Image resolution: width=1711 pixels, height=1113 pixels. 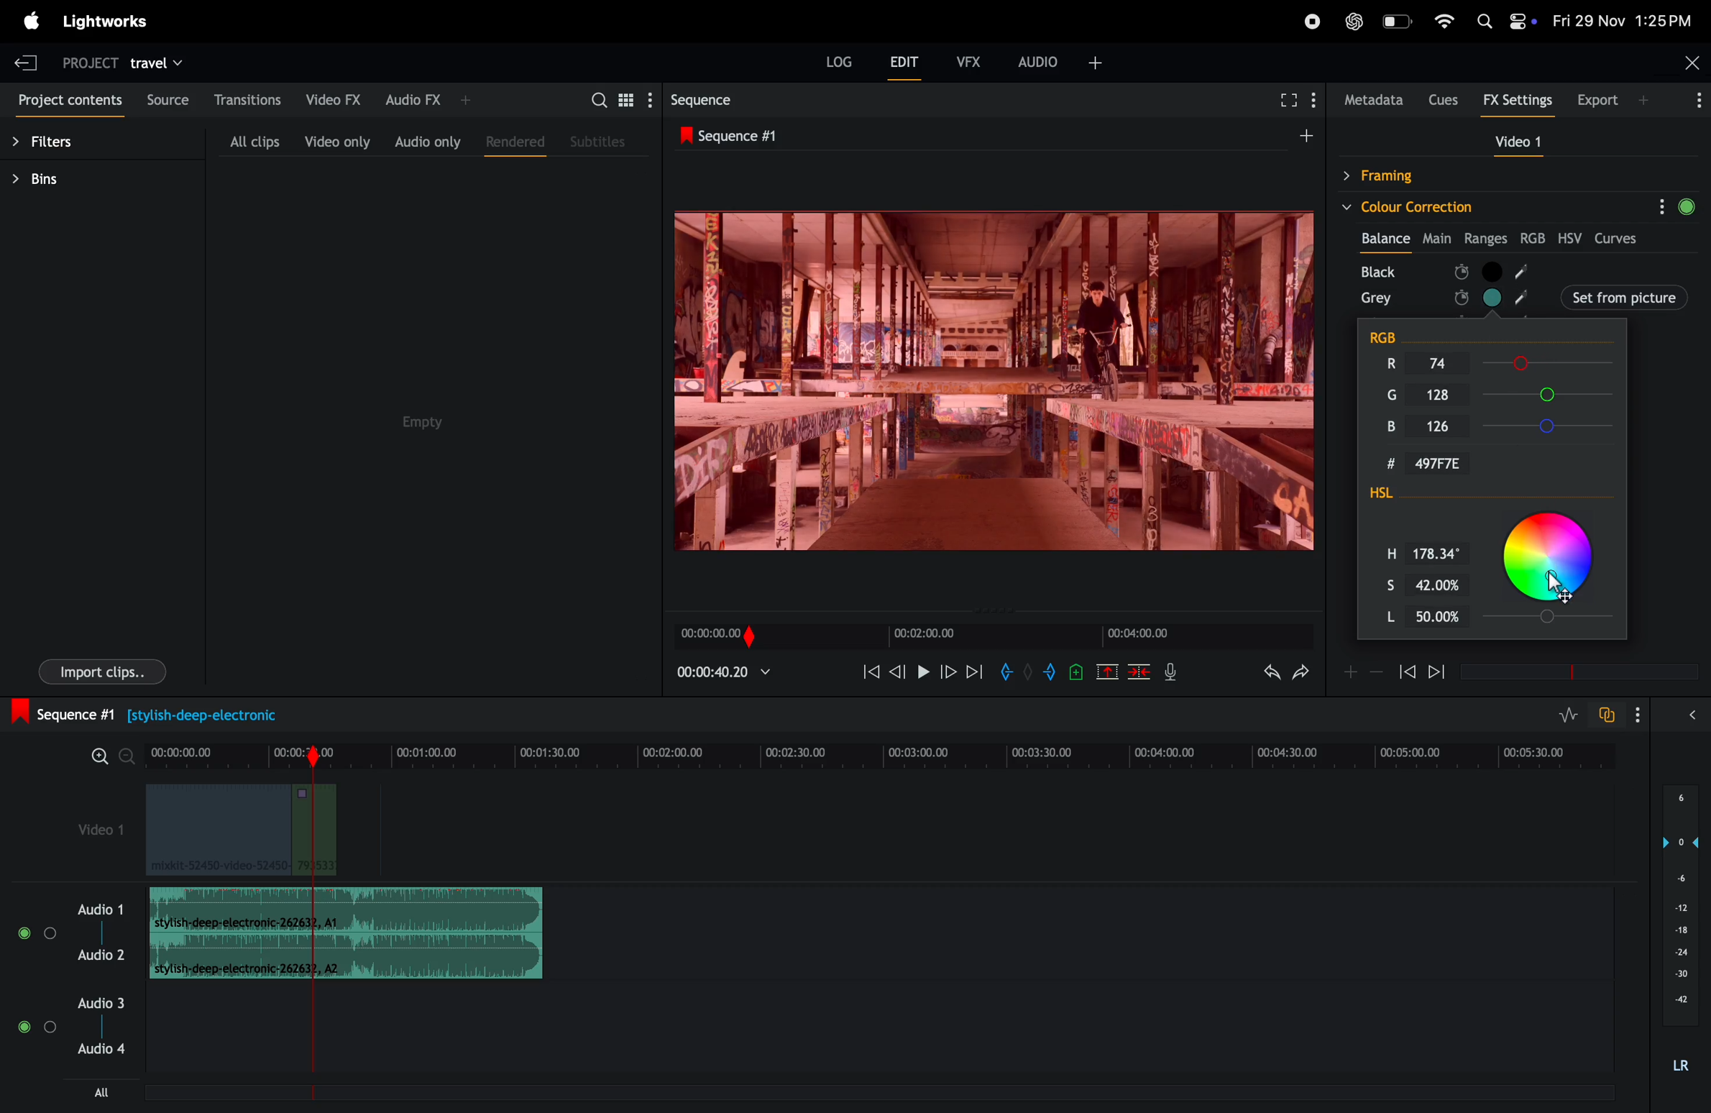 I want to click on import clips, so click(x=103, y=671).